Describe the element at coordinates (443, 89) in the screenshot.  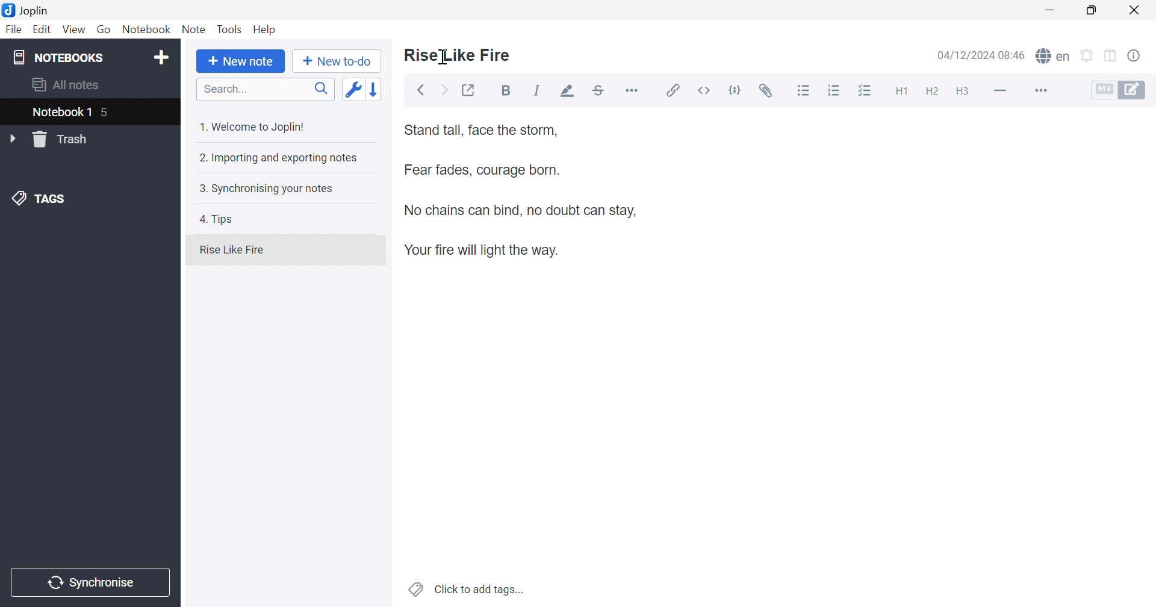
I see `Forward` at that location.